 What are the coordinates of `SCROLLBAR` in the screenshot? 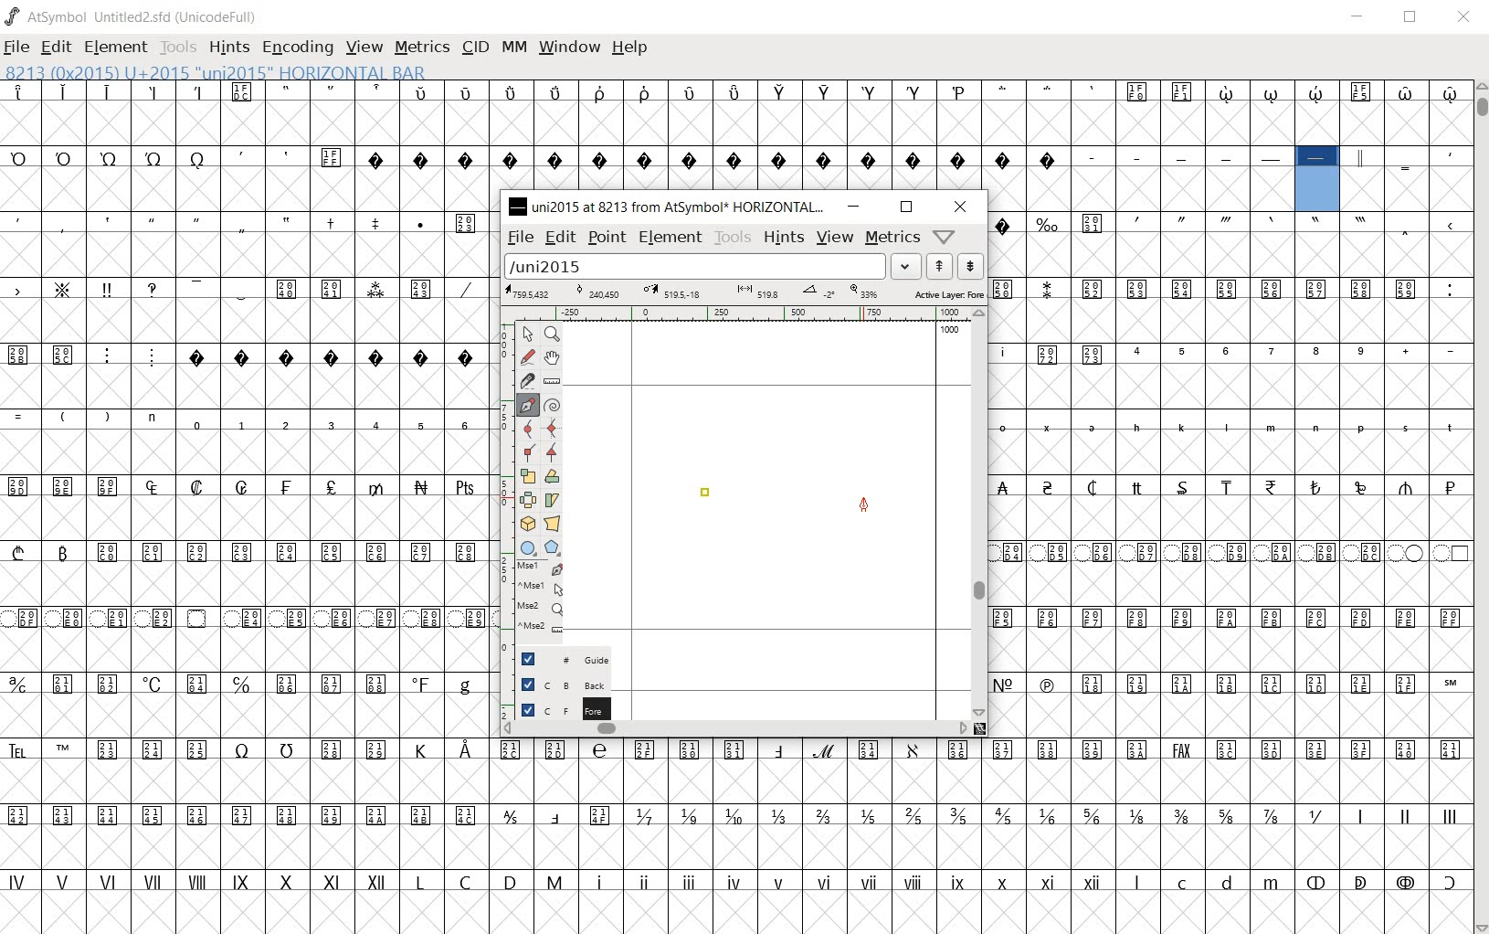 It's located at (1482, 506).